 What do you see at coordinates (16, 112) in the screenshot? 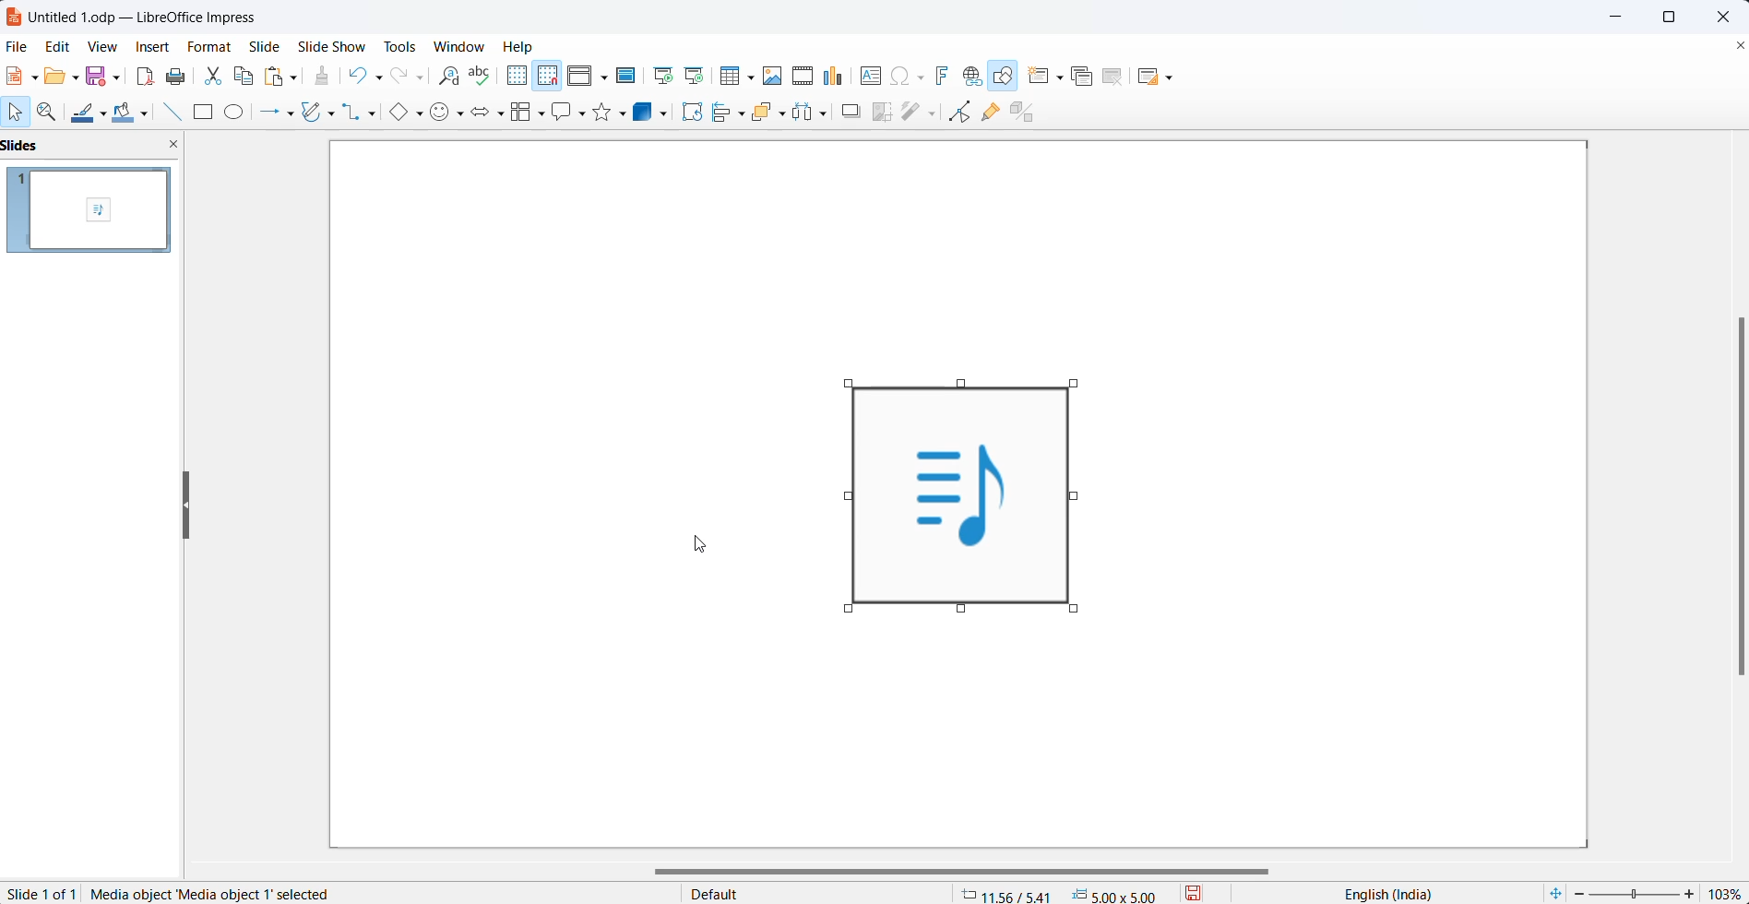
I see `select` at bounding box center [16, 112].